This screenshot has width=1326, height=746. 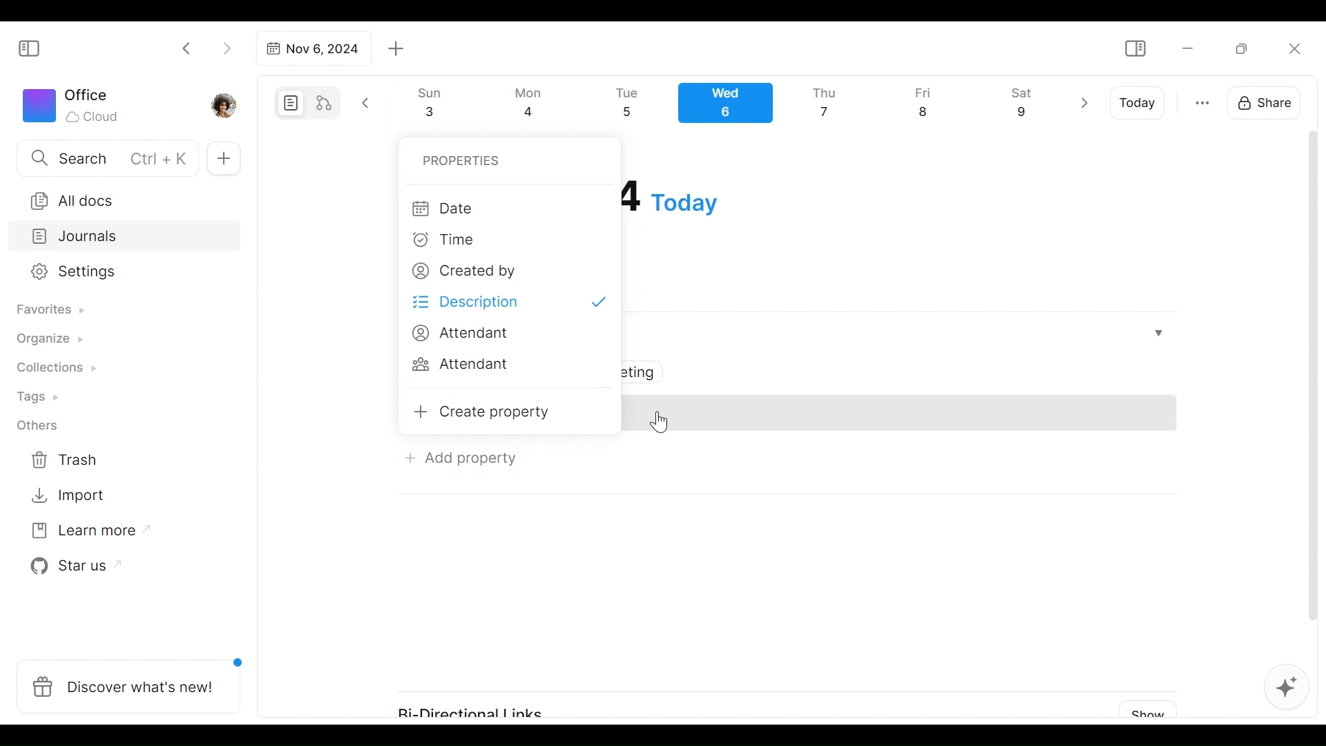 What do you see at coordinates (1202, 102) in the screenshot?
I see `more otions` at bounding box center [1202, 102].